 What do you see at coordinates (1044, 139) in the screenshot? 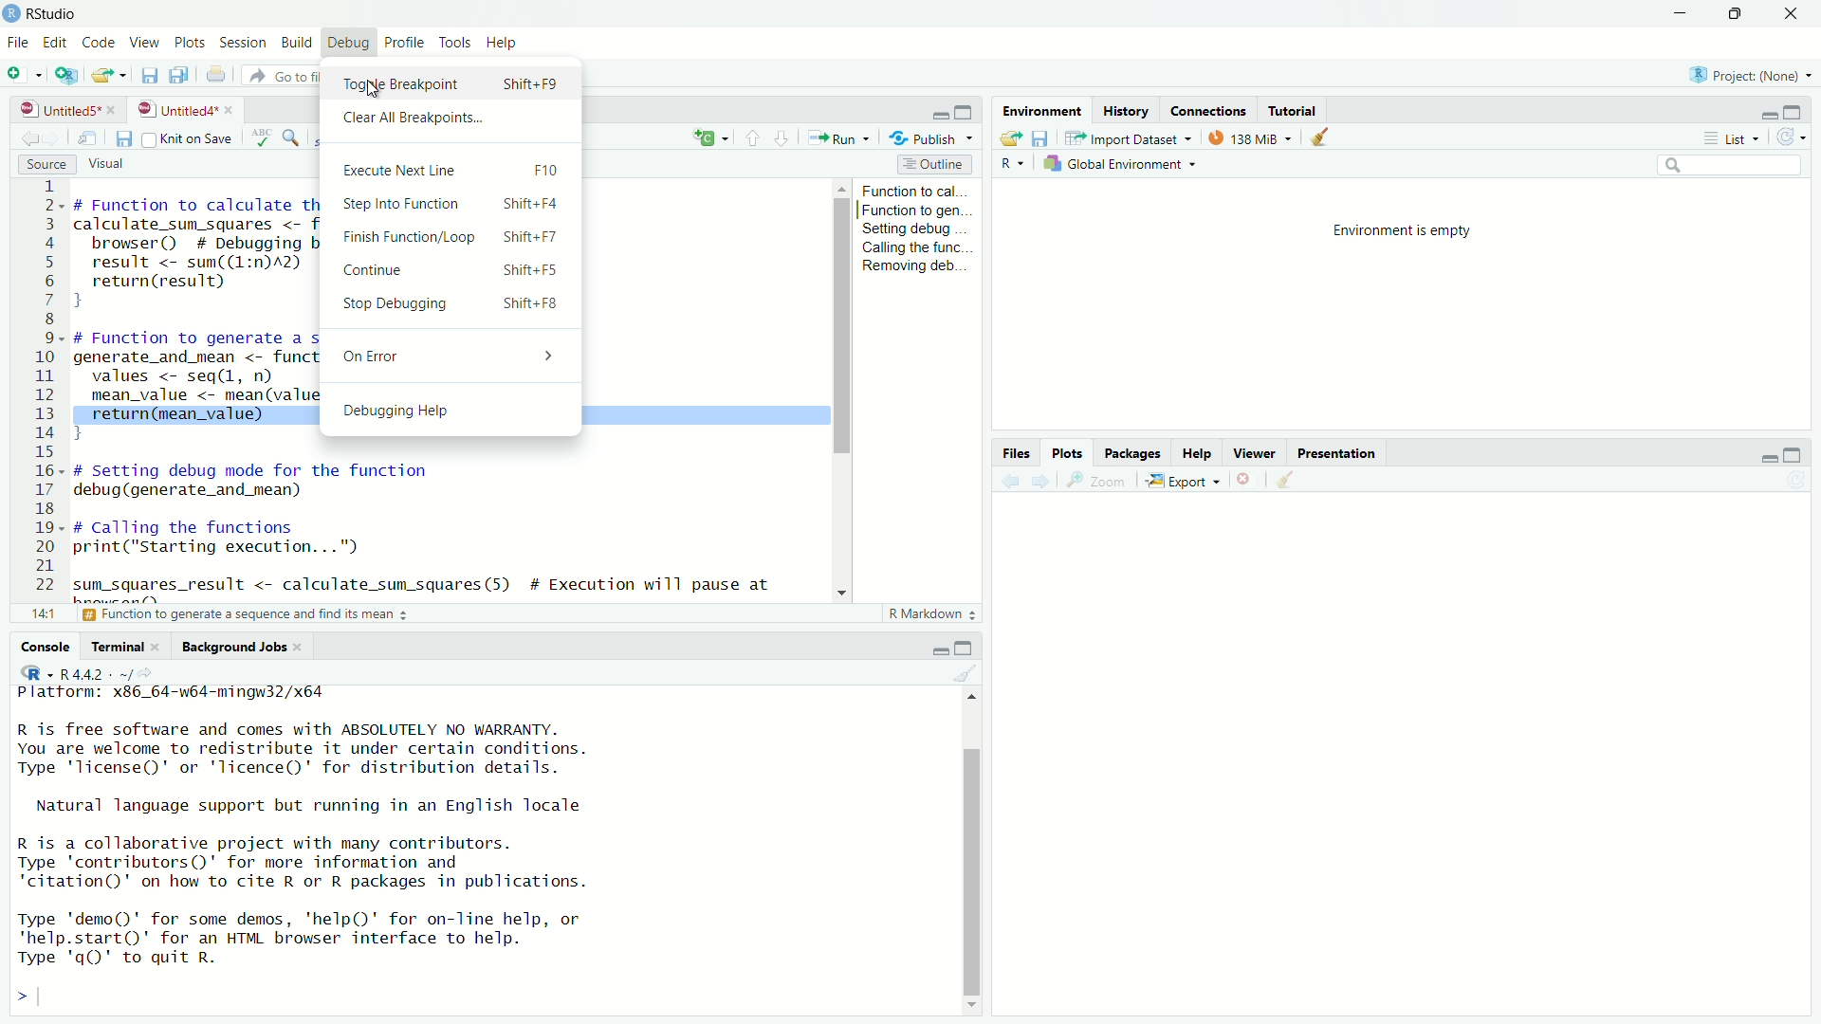
I see `save workspace as` at bounding box center [1044, 139].